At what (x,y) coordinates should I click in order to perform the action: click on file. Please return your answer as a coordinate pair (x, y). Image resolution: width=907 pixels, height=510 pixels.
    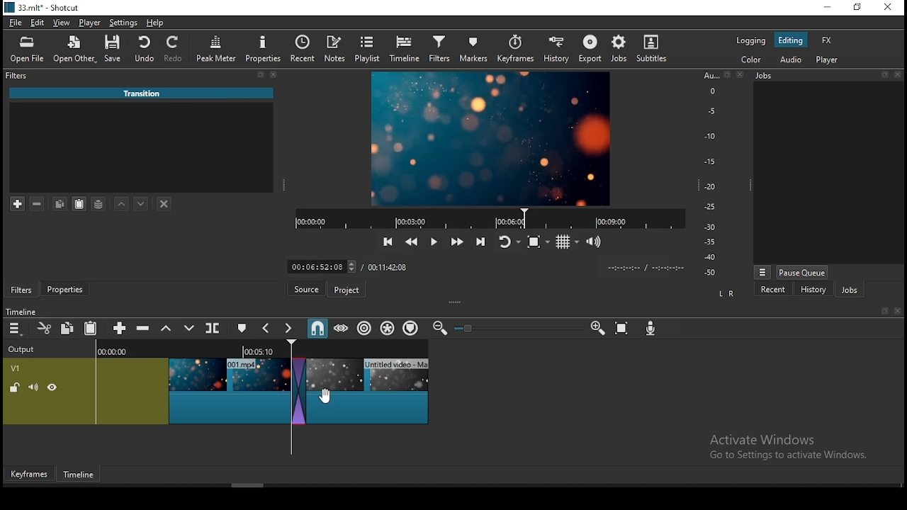
    Looking at the image, I should click on (16, 23).